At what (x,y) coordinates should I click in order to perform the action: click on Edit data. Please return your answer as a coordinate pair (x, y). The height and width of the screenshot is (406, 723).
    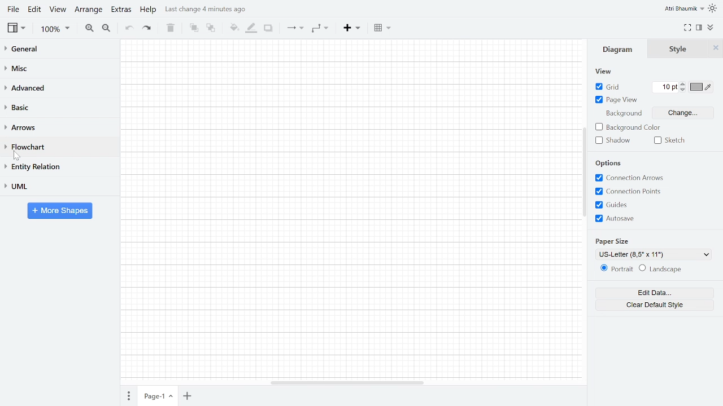
    Looking at the image, I should click on (657, 293).